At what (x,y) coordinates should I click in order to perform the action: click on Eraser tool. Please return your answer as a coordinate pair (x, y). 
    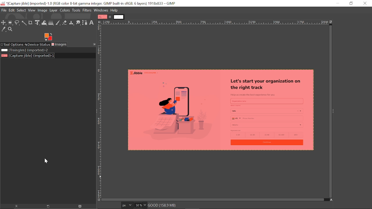
    Looking at the image, I should click on (65, 23).